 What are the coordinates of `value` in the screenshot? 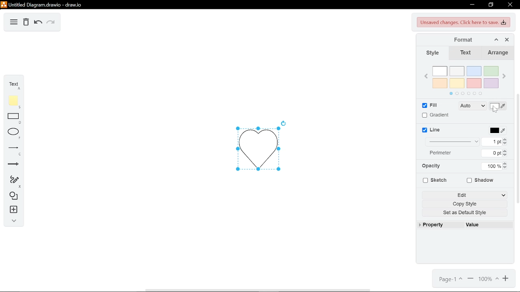 It's located at (474, 224).